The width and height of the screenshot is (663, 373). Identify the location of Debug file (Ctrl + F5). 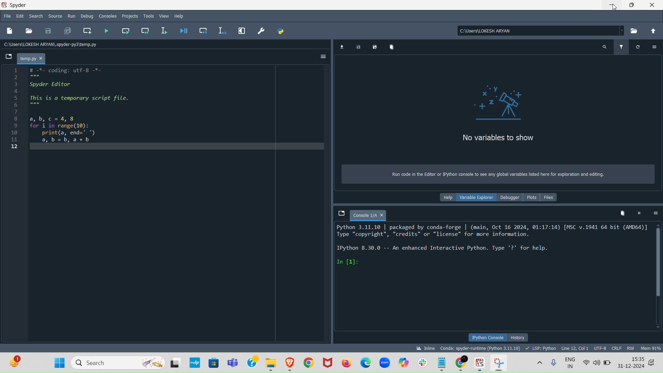
(184, 31).